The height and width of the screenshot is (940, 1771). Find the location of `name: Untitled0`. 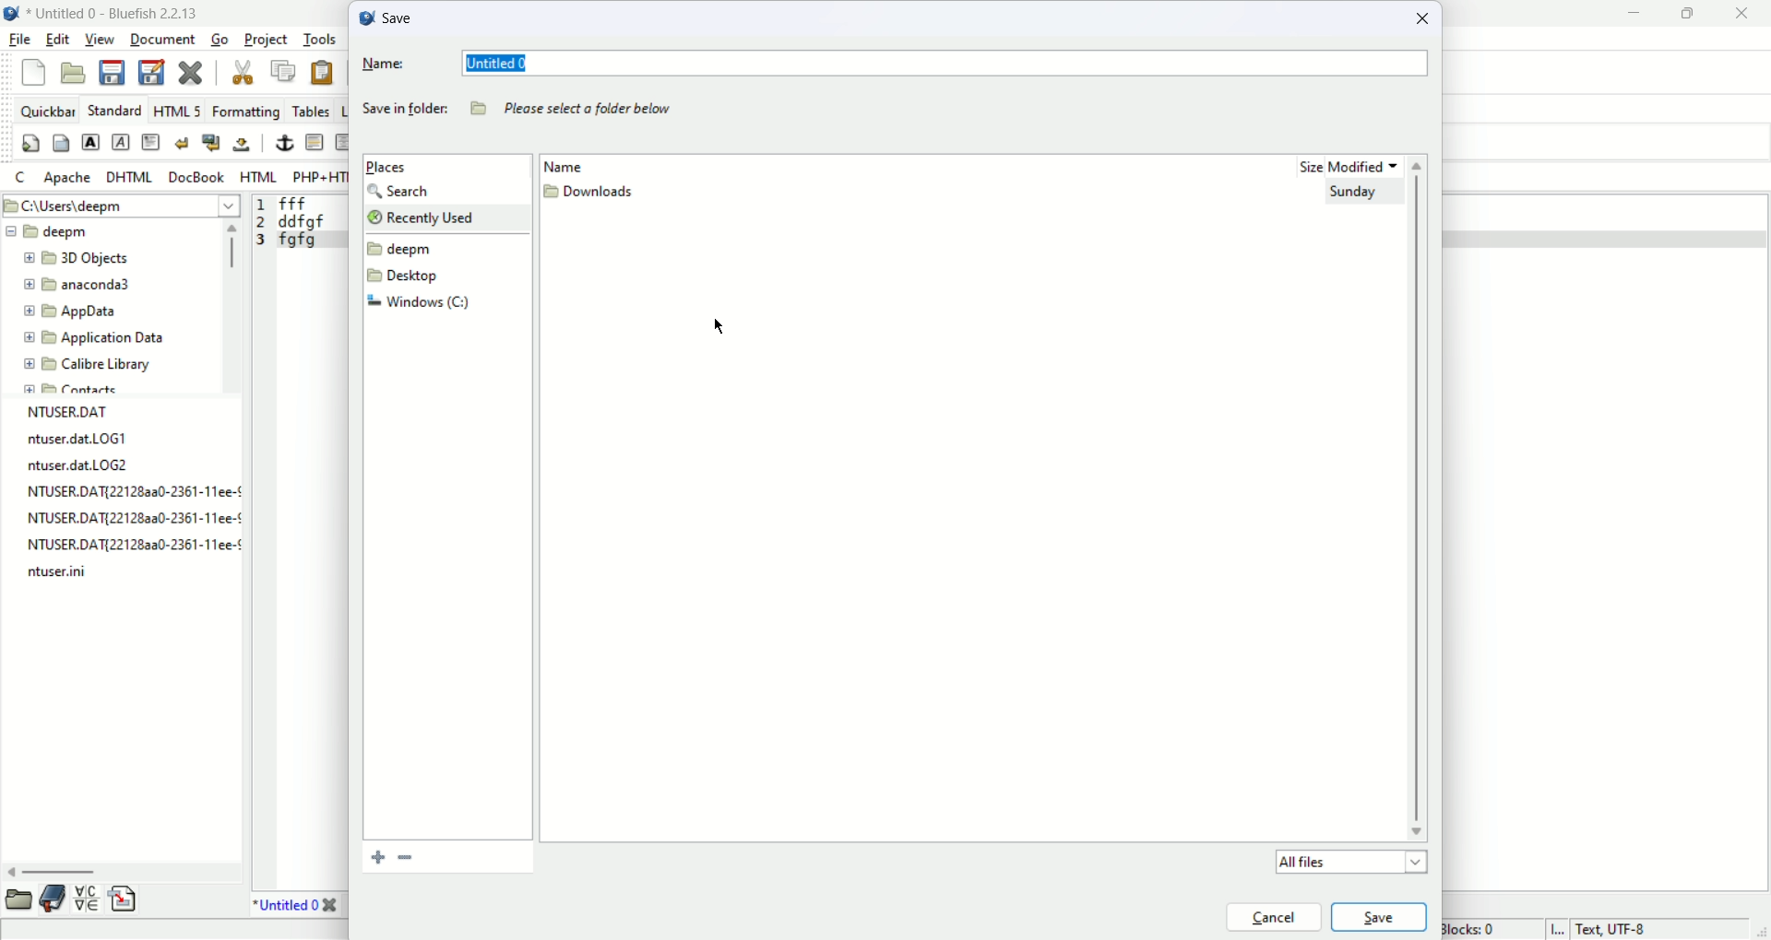

name: Untitled0 is located at coordinates (897, 65).